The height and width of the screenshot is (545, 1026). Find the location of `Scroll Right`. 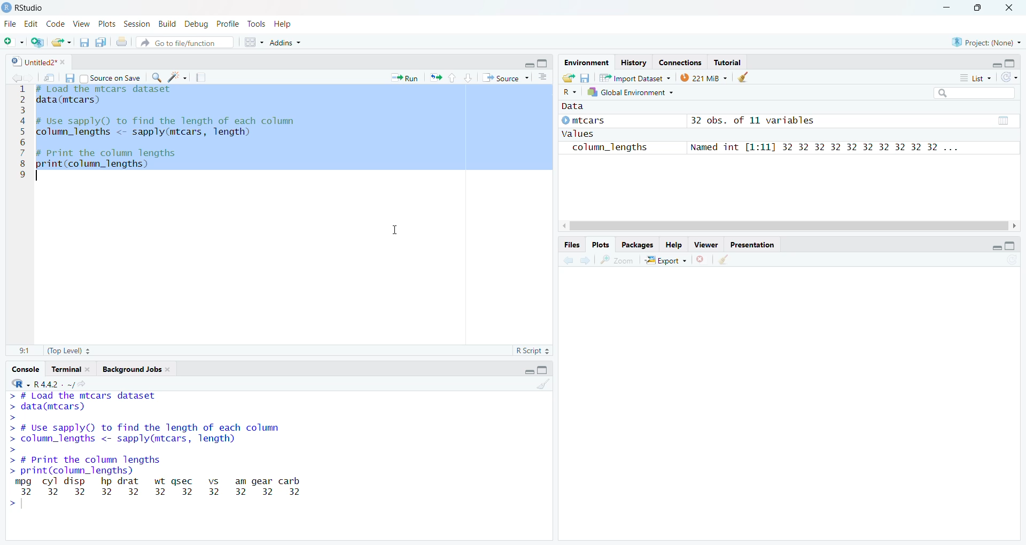

Scroll Right is located at coordinates (563, 225).